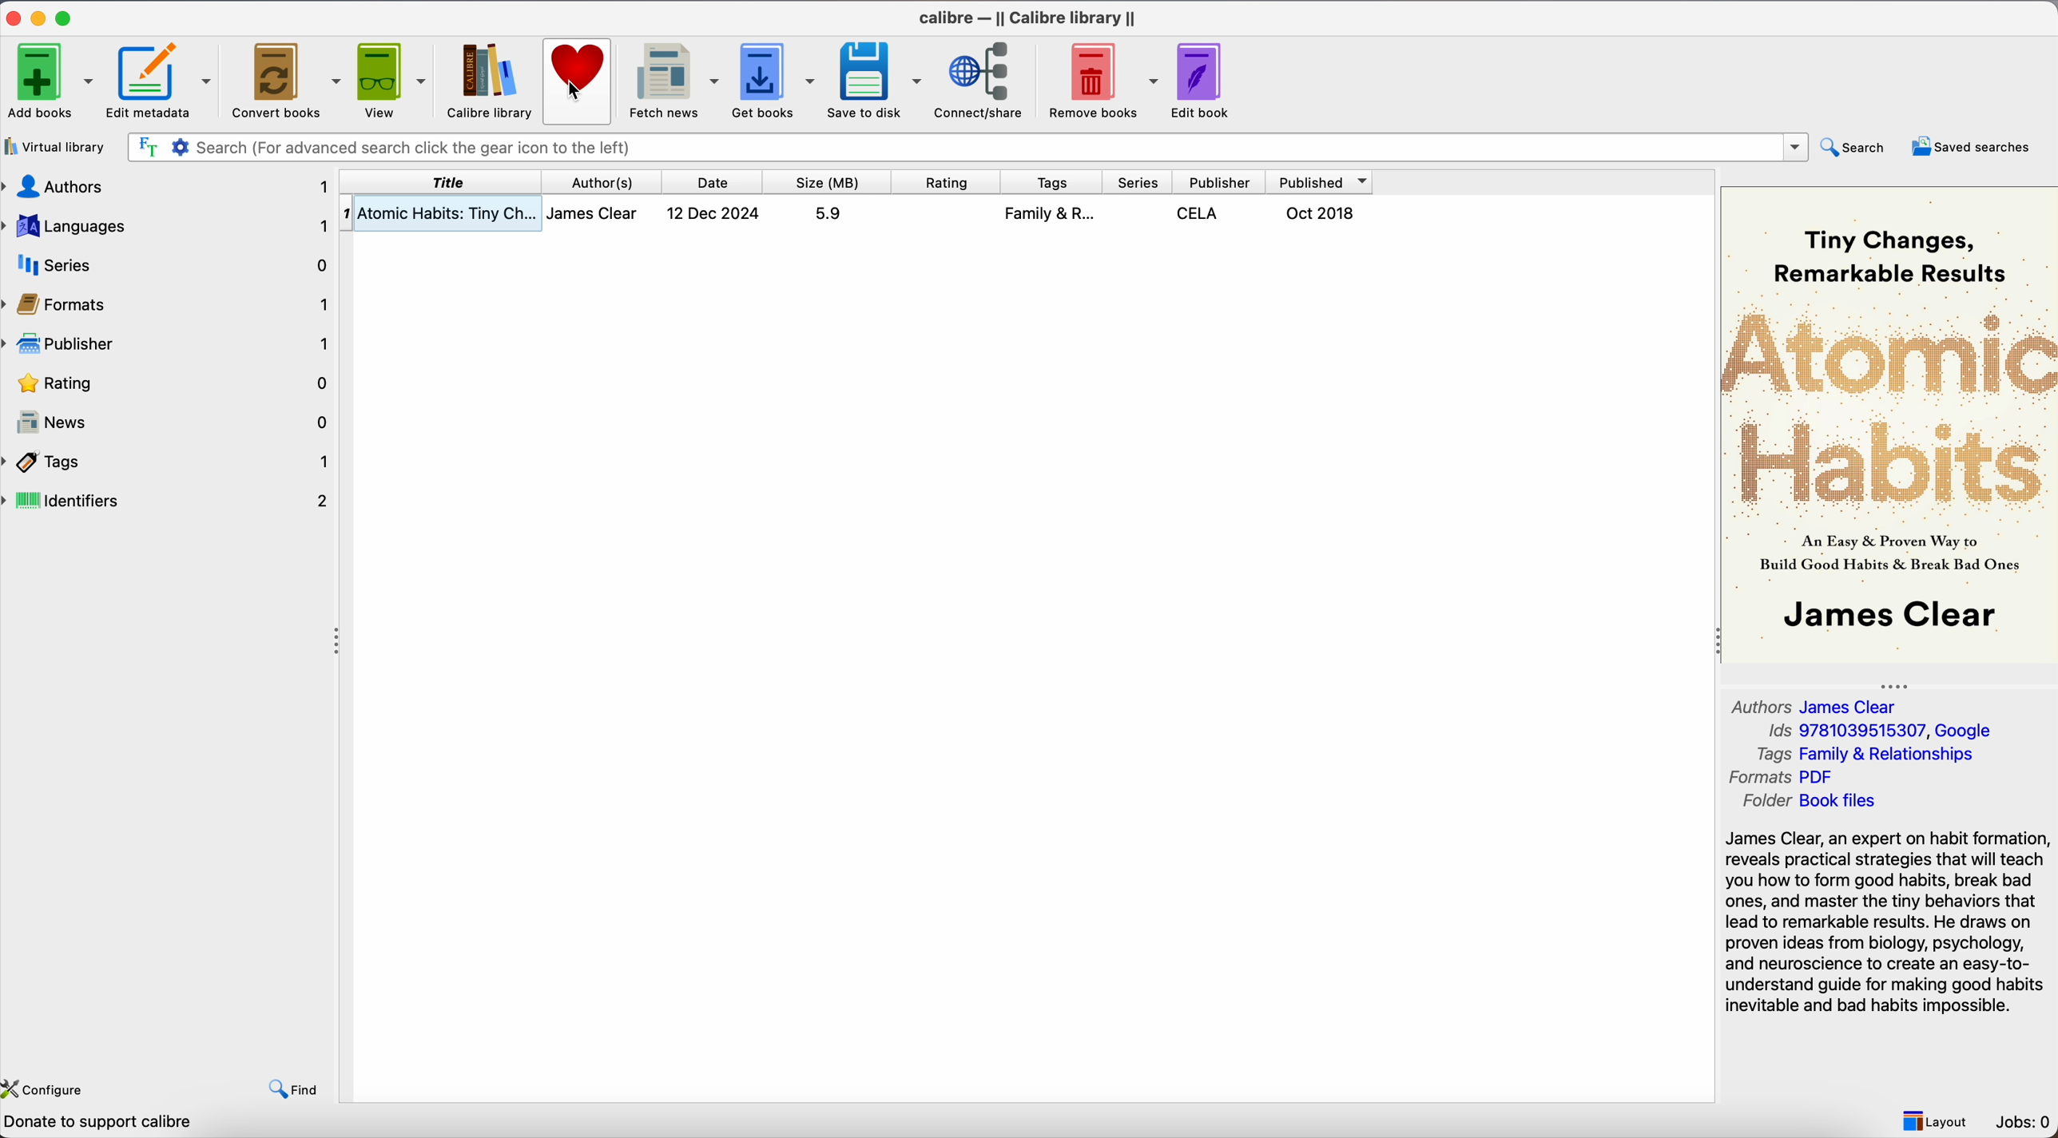  Describe the element at coordinates (1860, 148) in the screenshot. I see `search` at that location.